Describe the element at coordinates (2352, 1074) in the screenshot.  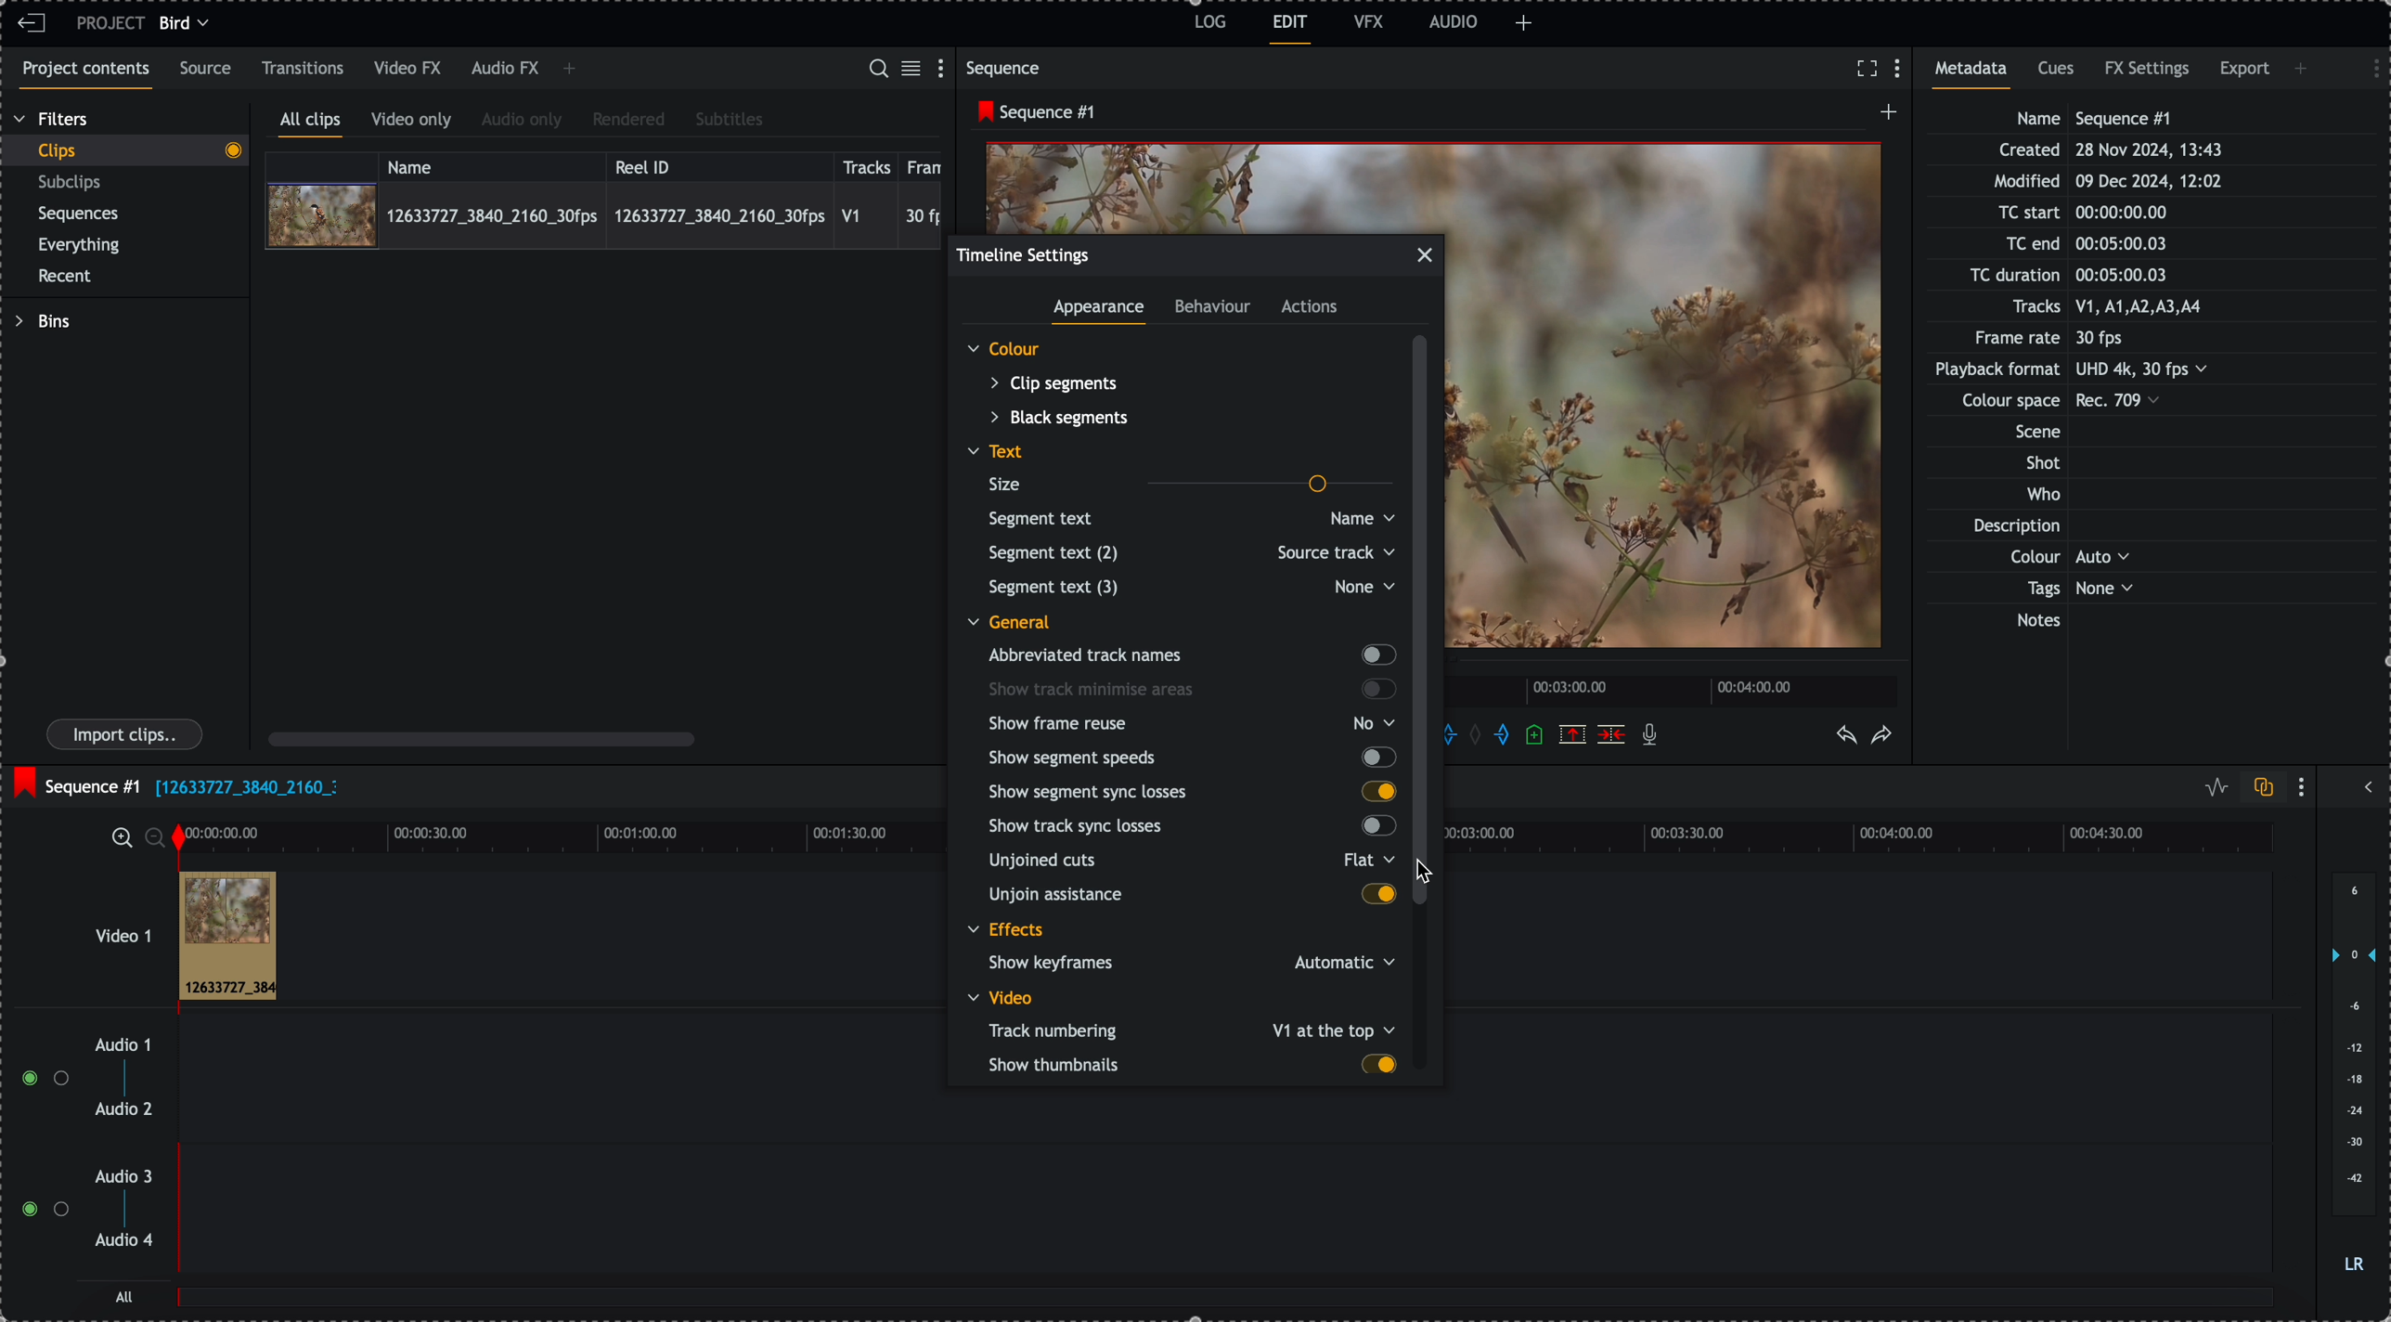
I see `audio output level (d/B)` at that location.